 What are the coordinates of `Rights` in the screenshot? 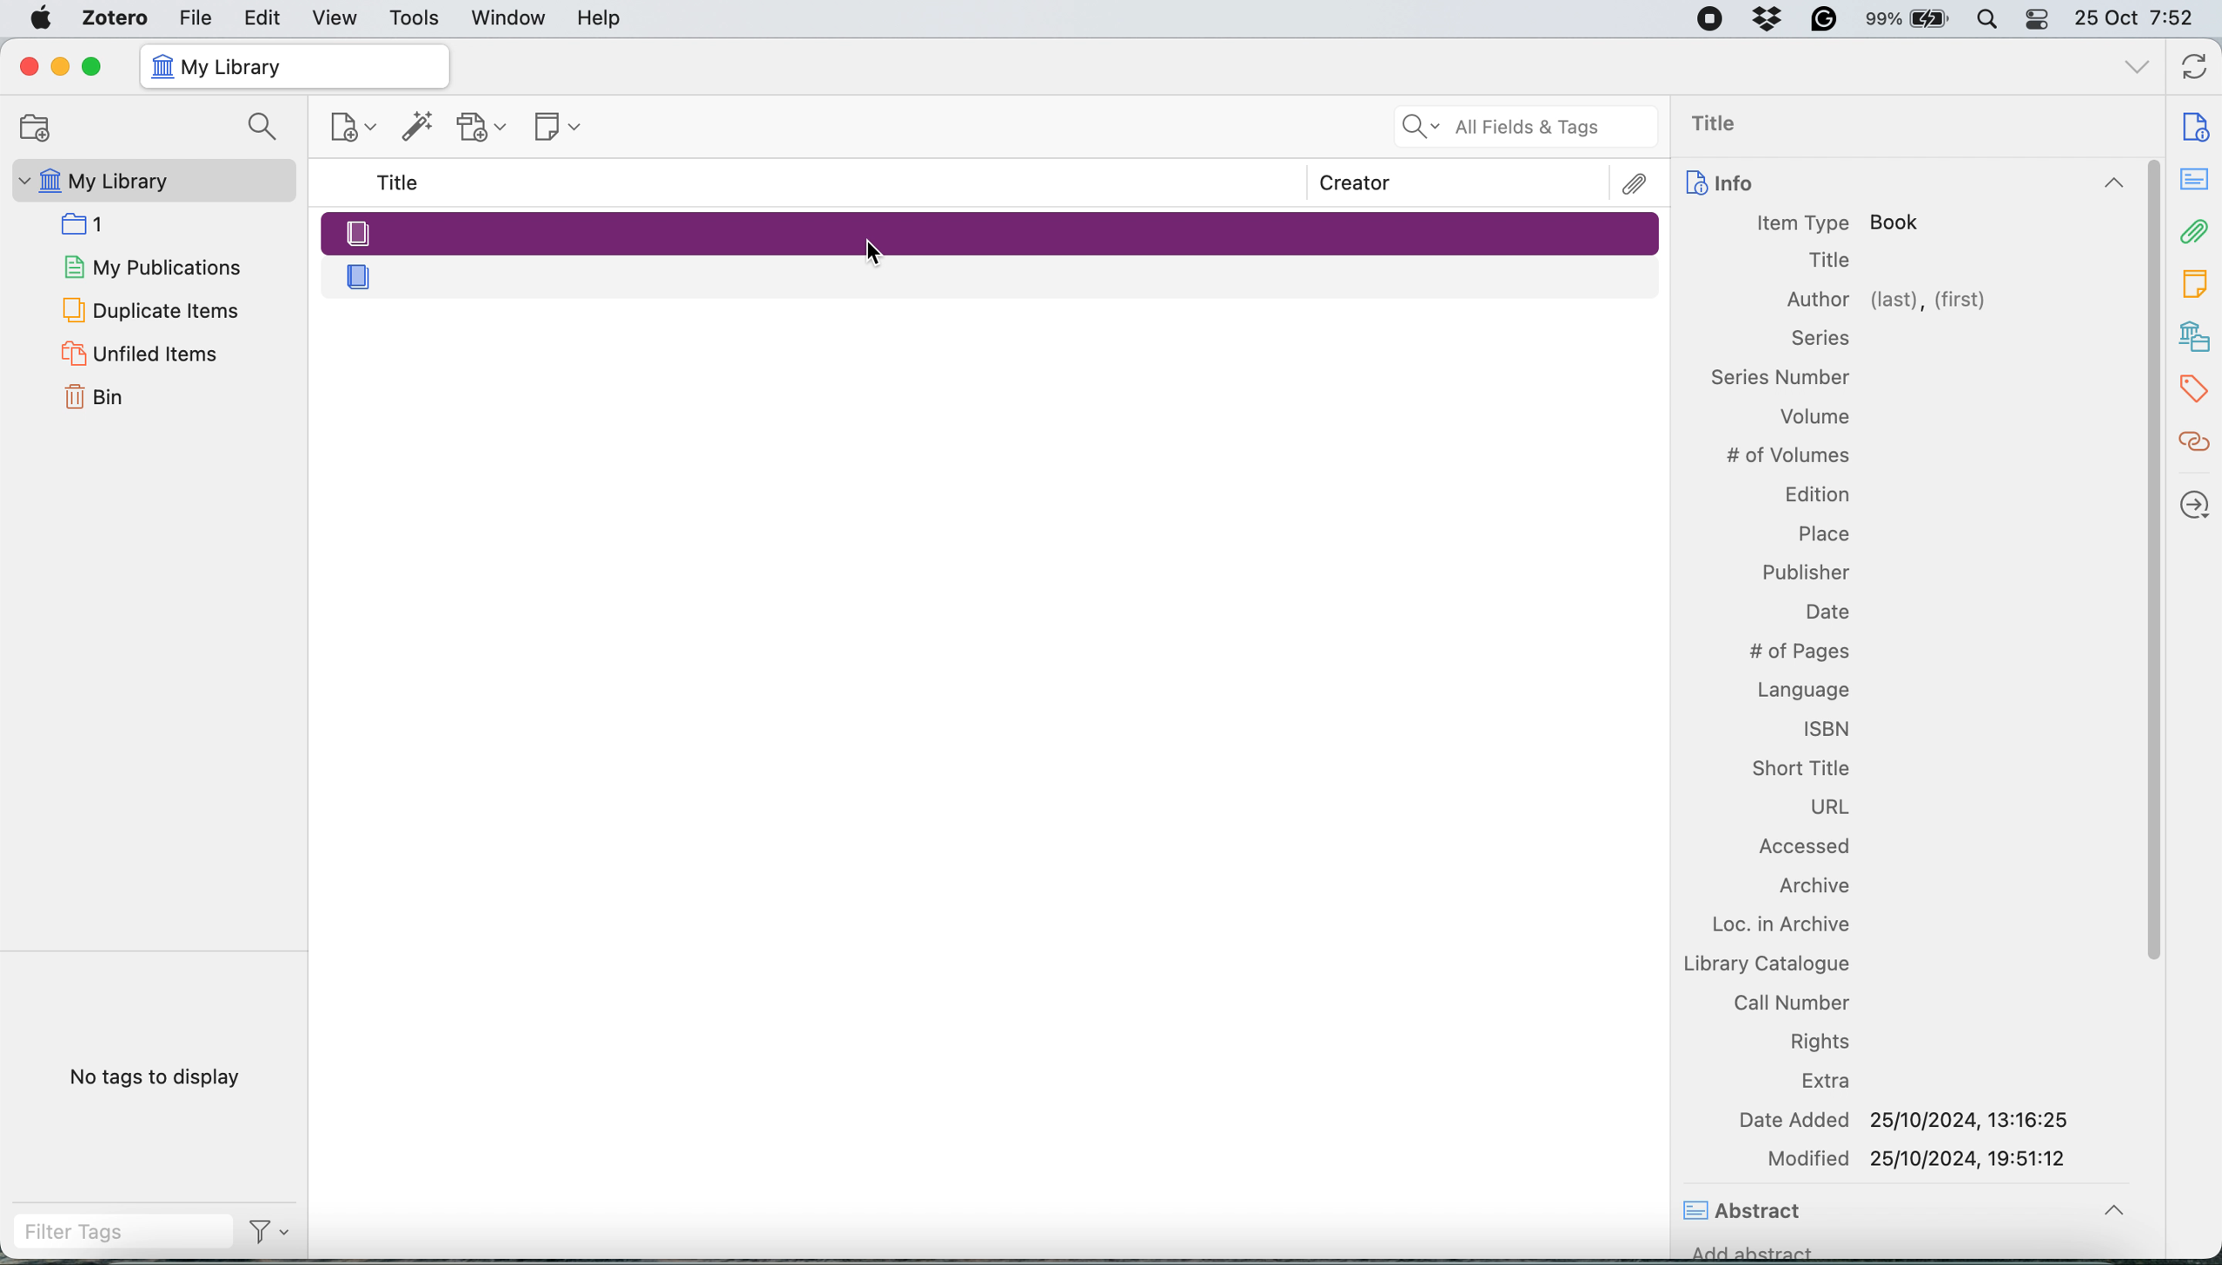 It's located at (1822, 1041).